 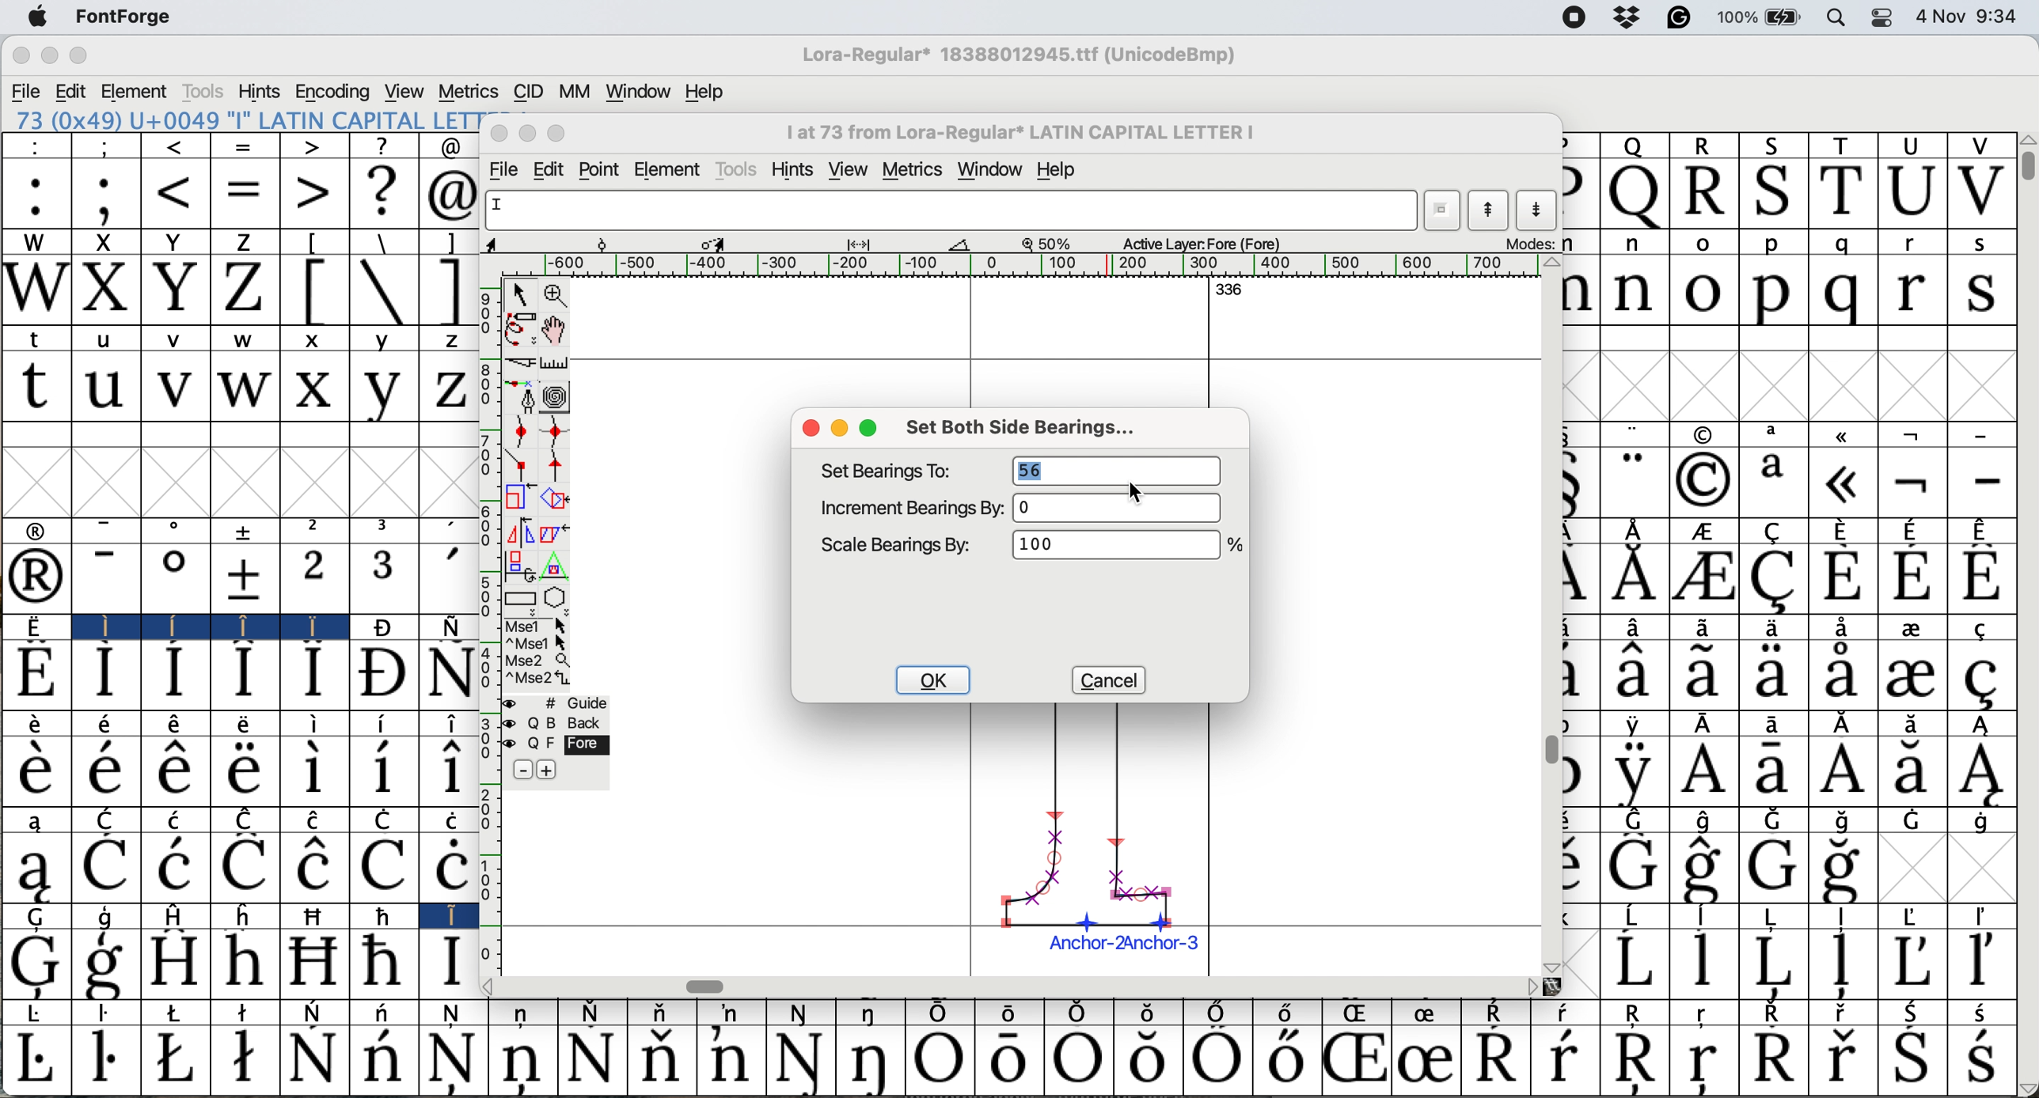 What do you see at coordinates (934, 680) in the screenshot?
I see `ok` at bounding box center [934, 680].